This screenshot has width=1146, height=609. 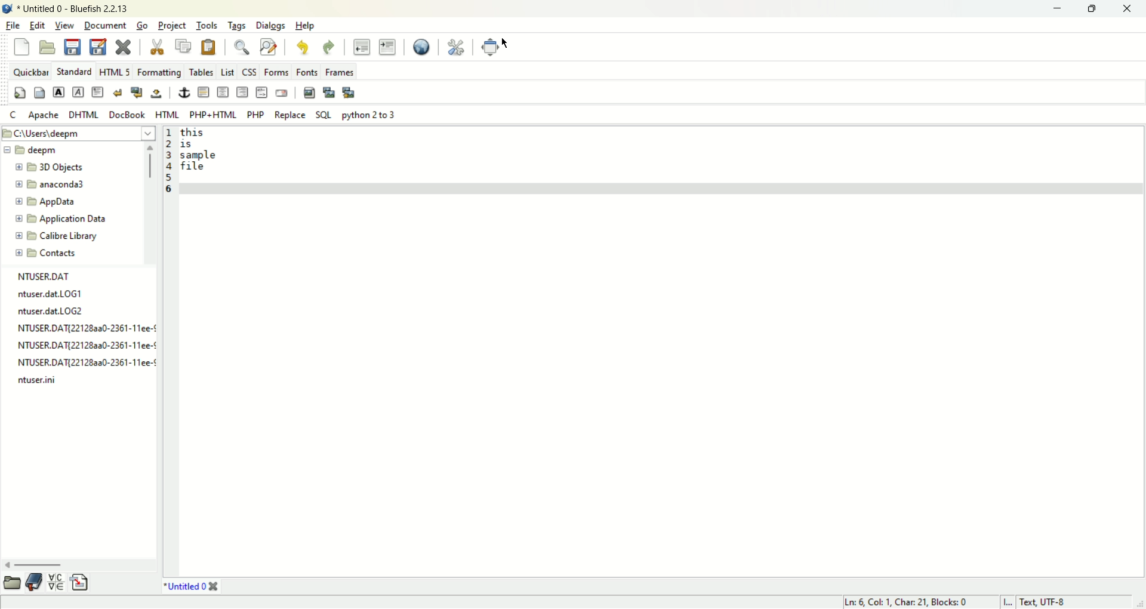 I want to click on right justify, so click(x=242, y=93).